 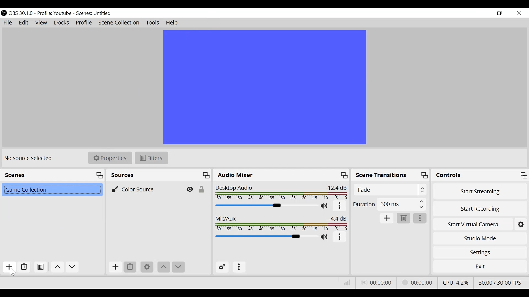 What do you see at coordinates (72, 267) in the screenshot?
I see `Move down` at bounding box center [72, 267].